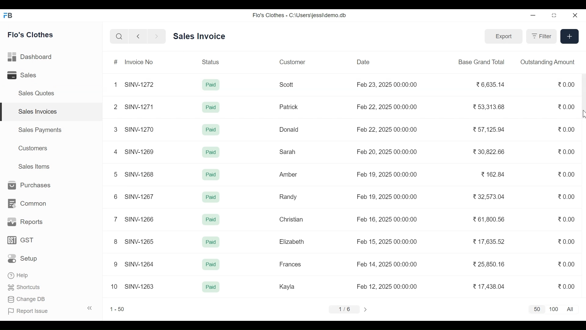 The width and height of the screenshot is (586, 330). I want to click on #, so click(116, 62).